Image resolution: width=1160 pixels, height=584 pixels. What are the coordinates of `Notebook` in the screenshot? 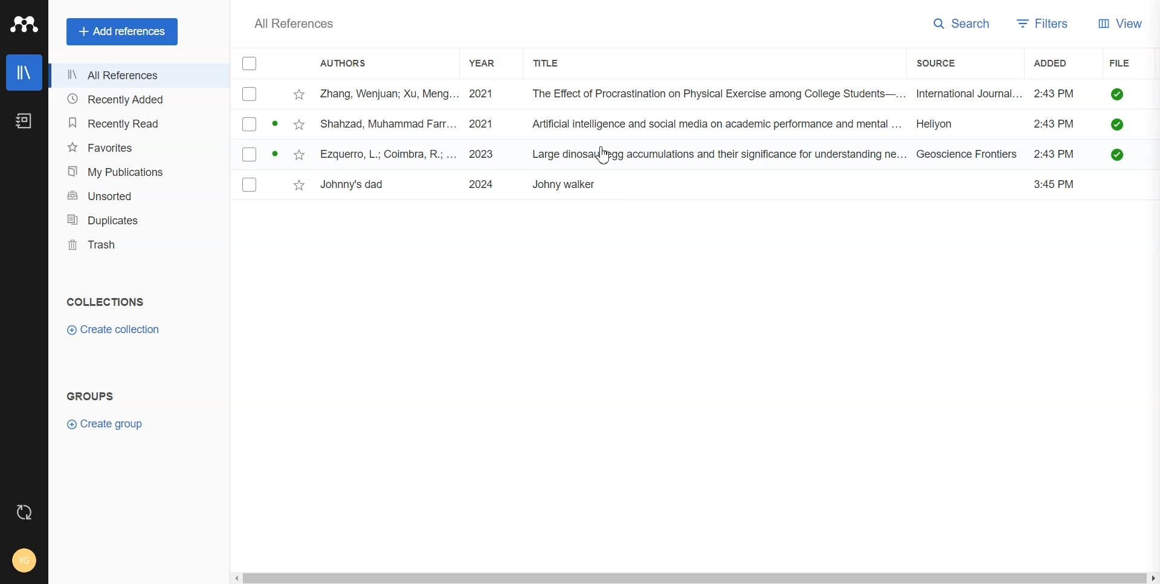 It's located at (24, 122).